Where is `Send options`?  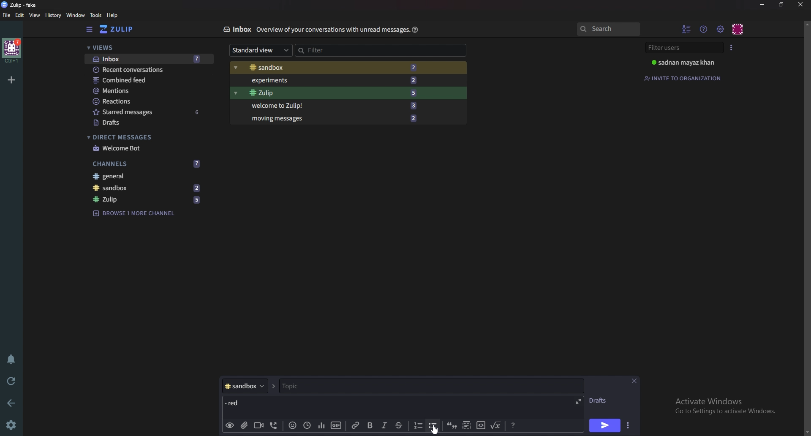 Send options is located at coordinates (629, 425).